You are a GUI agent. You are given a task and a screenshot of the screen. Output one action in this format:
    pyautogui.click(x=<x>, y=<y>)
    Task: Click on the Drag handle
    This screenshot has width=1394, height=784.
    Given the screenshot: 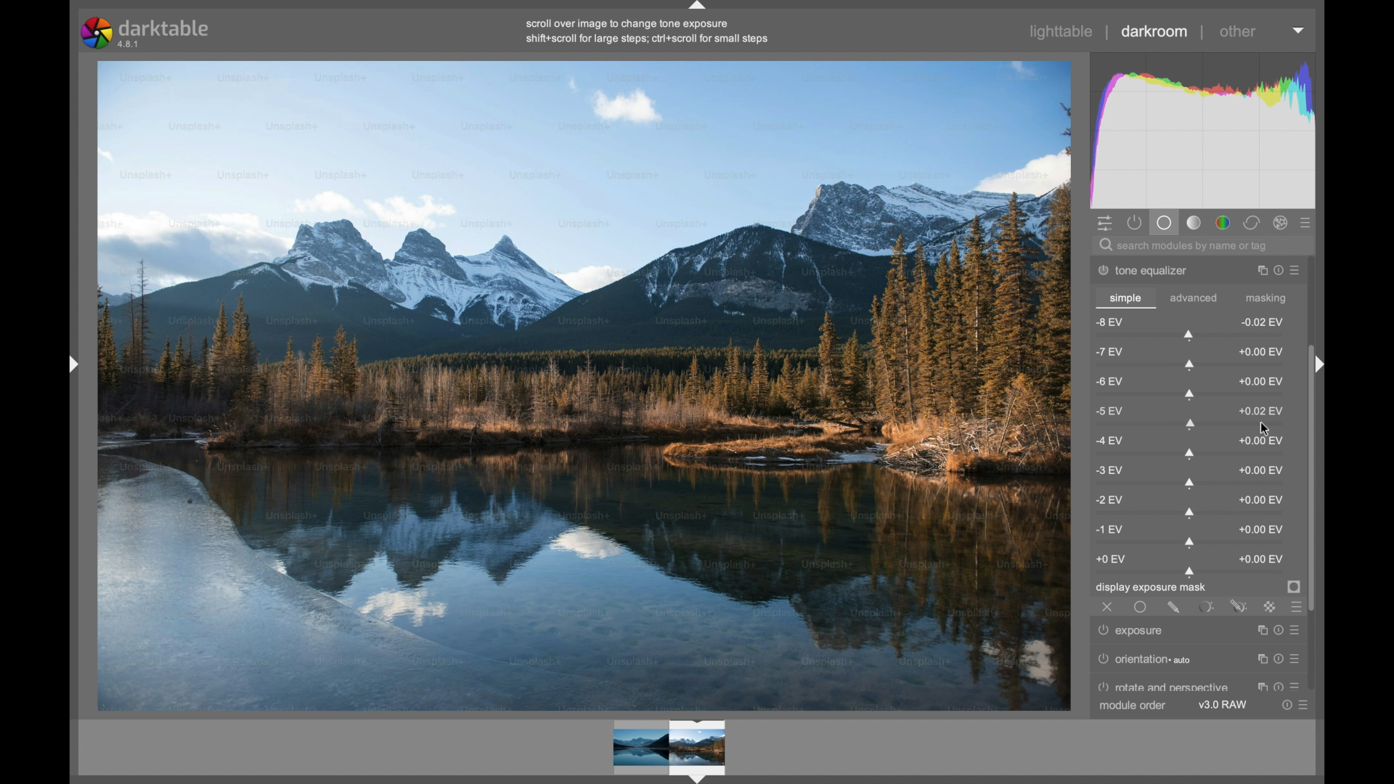 What is the action you would take?
    pyautogui.click(x=1321, y=364)
    